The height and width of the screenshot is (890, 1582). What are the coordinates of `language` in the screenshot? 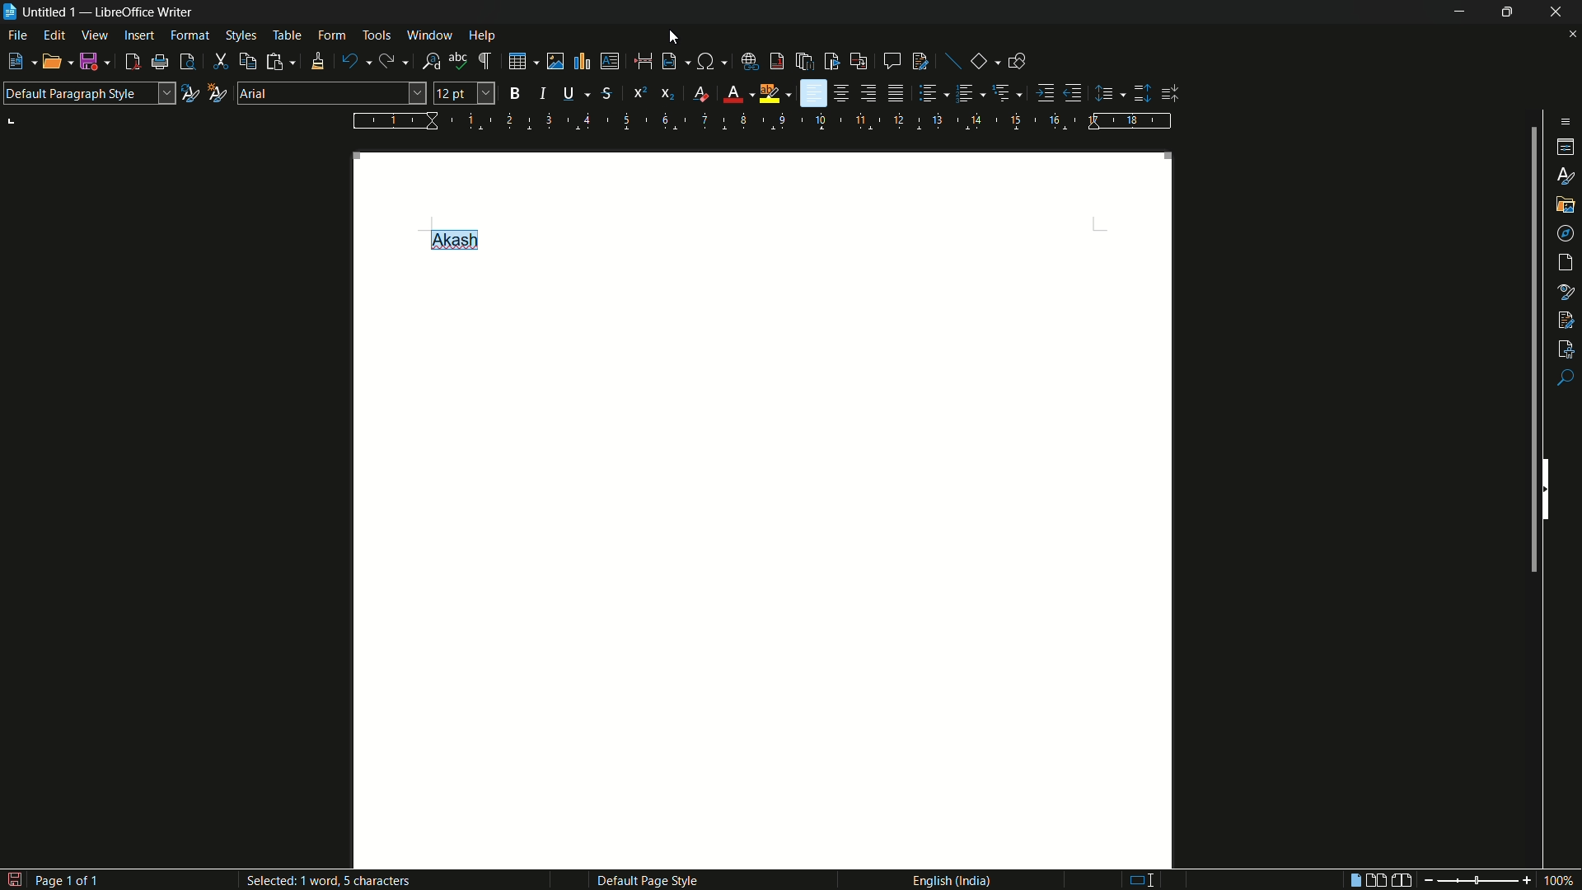 It's located at (950, 879).